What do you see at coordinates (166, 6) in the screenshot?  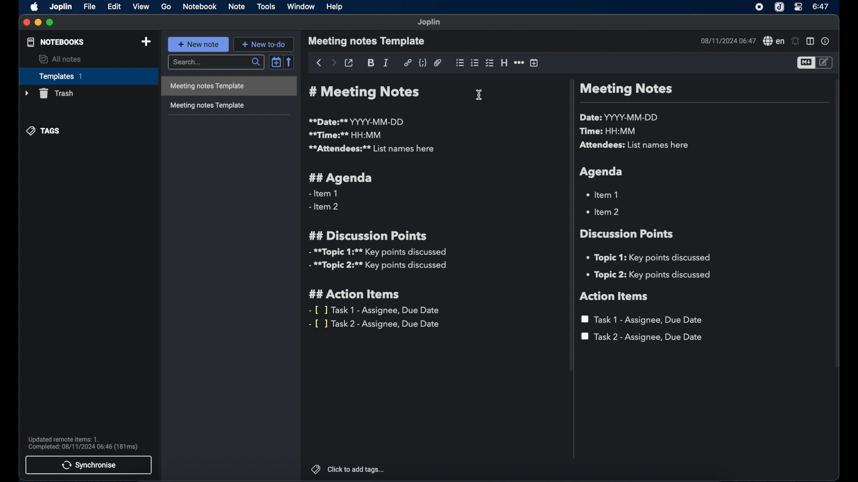 I see `go` at bounding box center [166, 6].